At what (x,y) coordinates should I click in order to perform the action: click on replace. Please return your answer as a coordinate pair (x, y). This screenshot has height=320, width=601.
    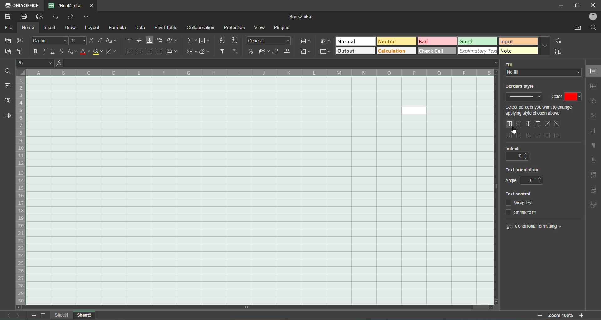
    Looking at the image, I should click on (557, 41).